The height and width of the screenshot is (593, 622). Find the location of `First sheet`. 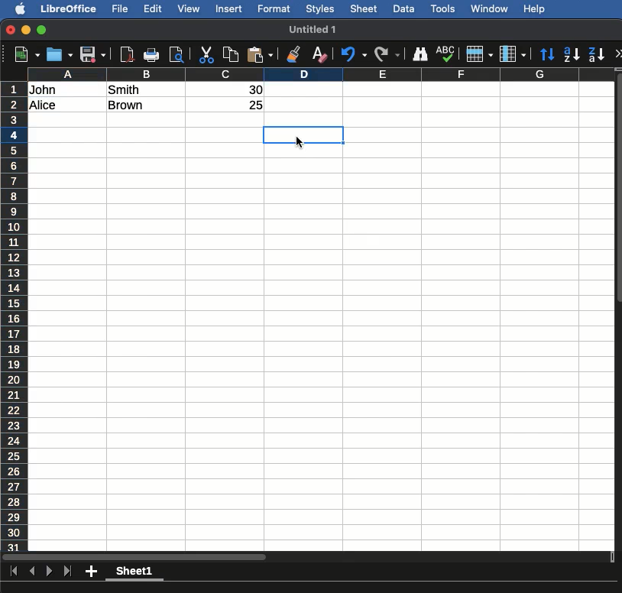

First sheet is located at coordinates (15, 571).